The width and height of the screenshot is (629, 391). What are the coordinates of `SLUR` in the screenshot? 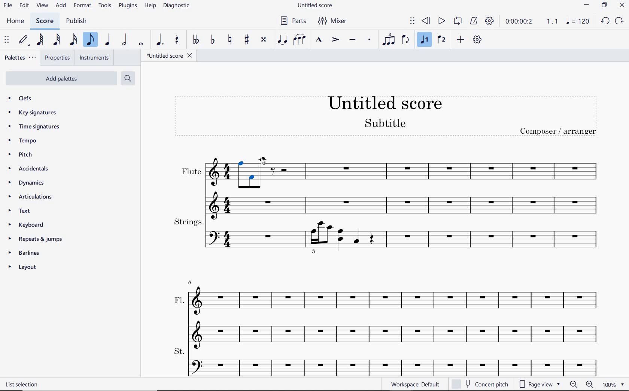 It's located at (300, 40).